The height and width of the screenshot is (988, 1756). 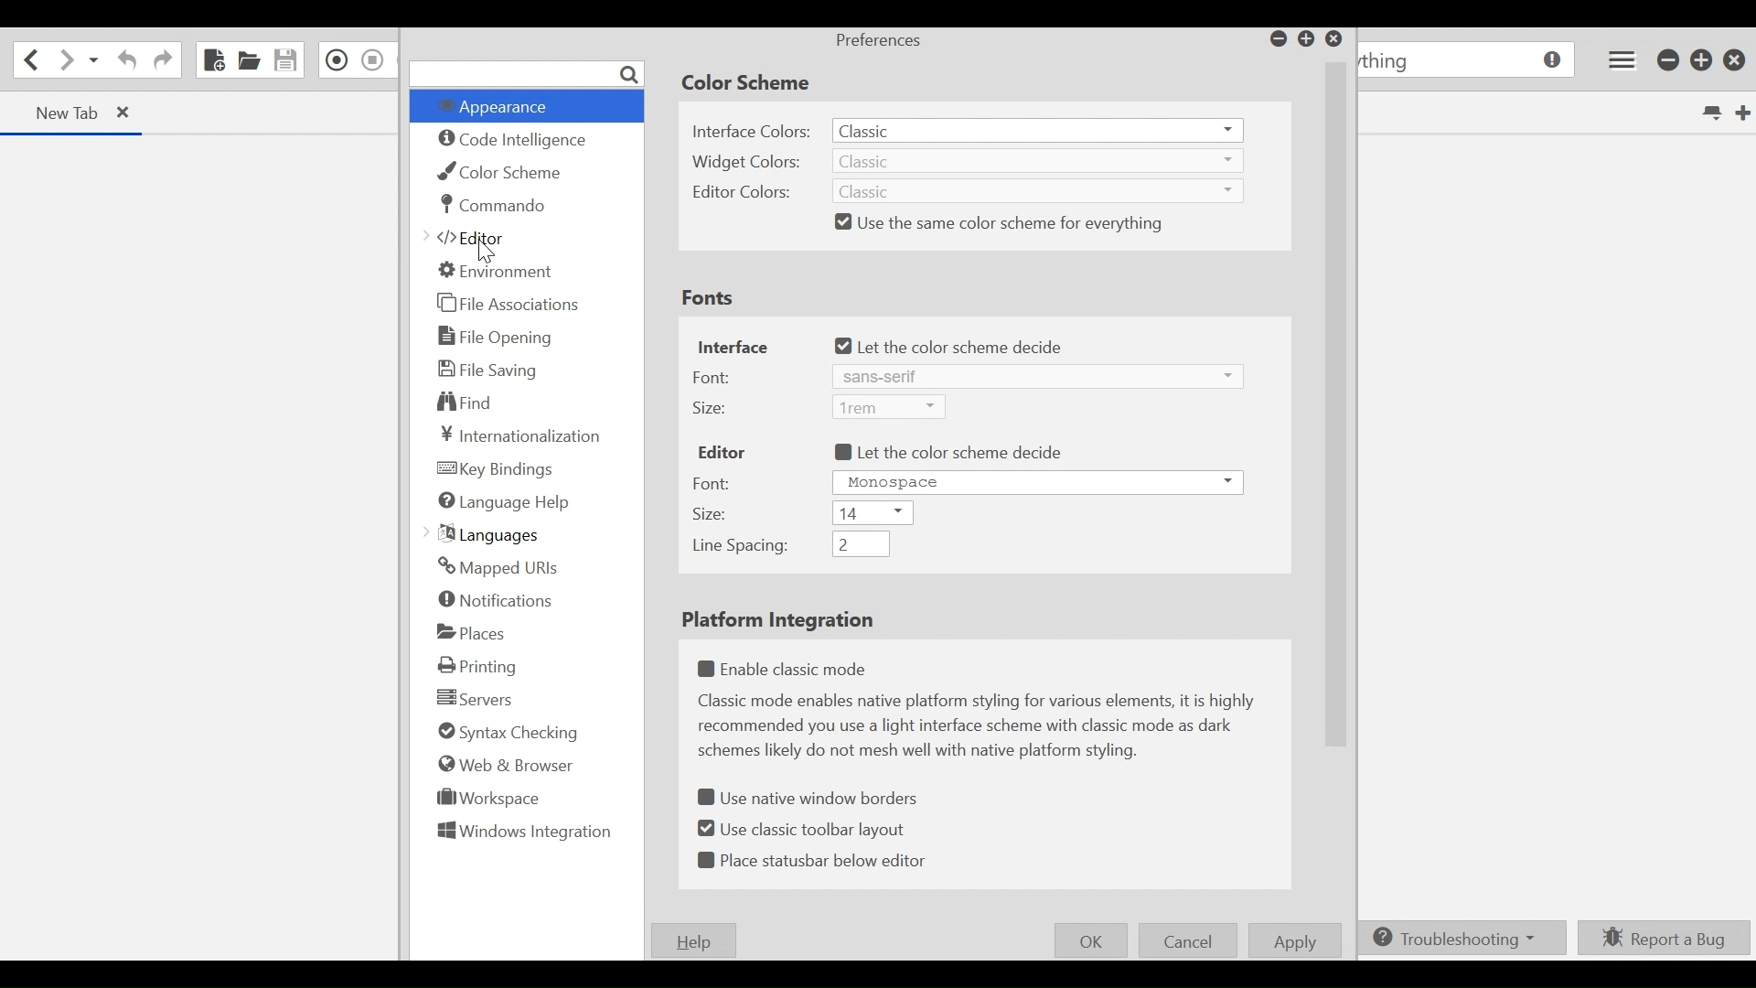 What do you see at coordinates (1183, 940) in the screenshot?
I see `Cancel` at bounding box center [1183, 940].